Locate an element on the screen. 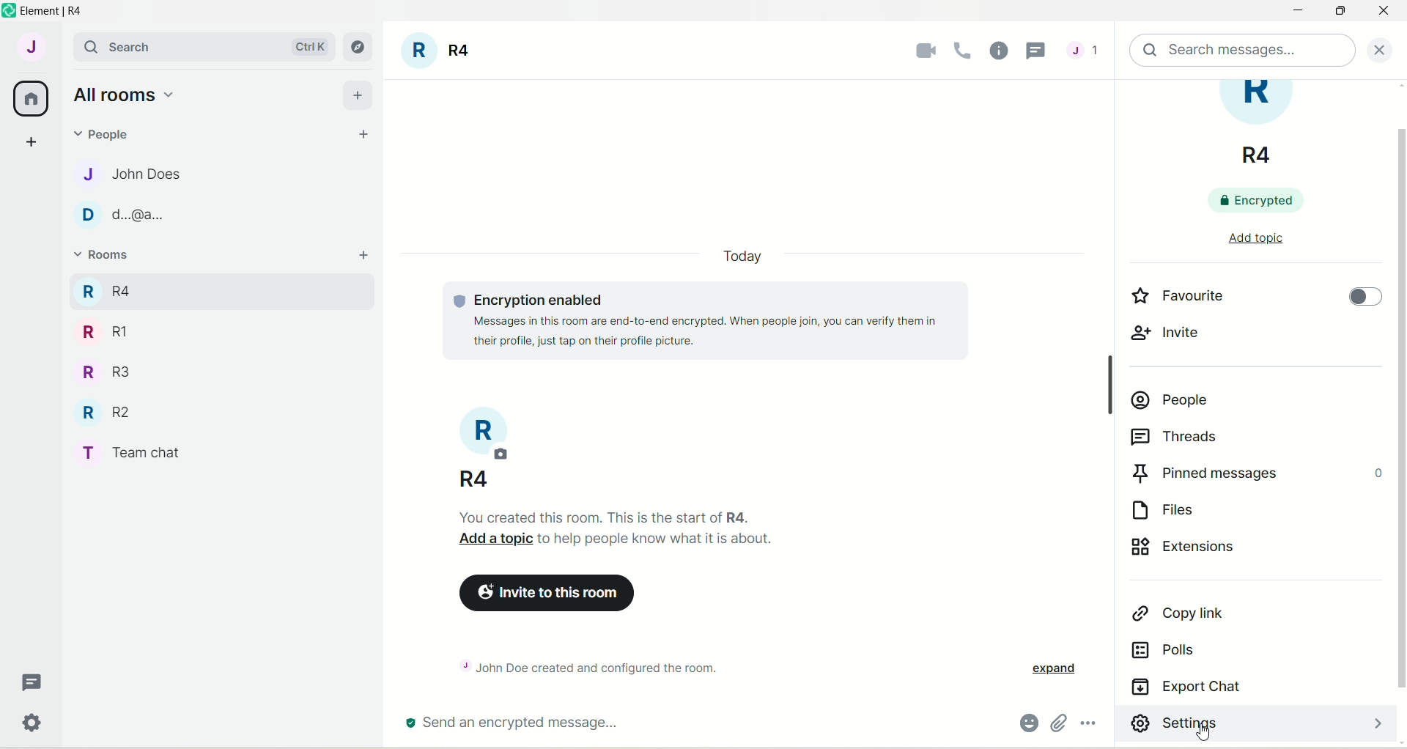  all rooms is located at coordinates (122, 94).